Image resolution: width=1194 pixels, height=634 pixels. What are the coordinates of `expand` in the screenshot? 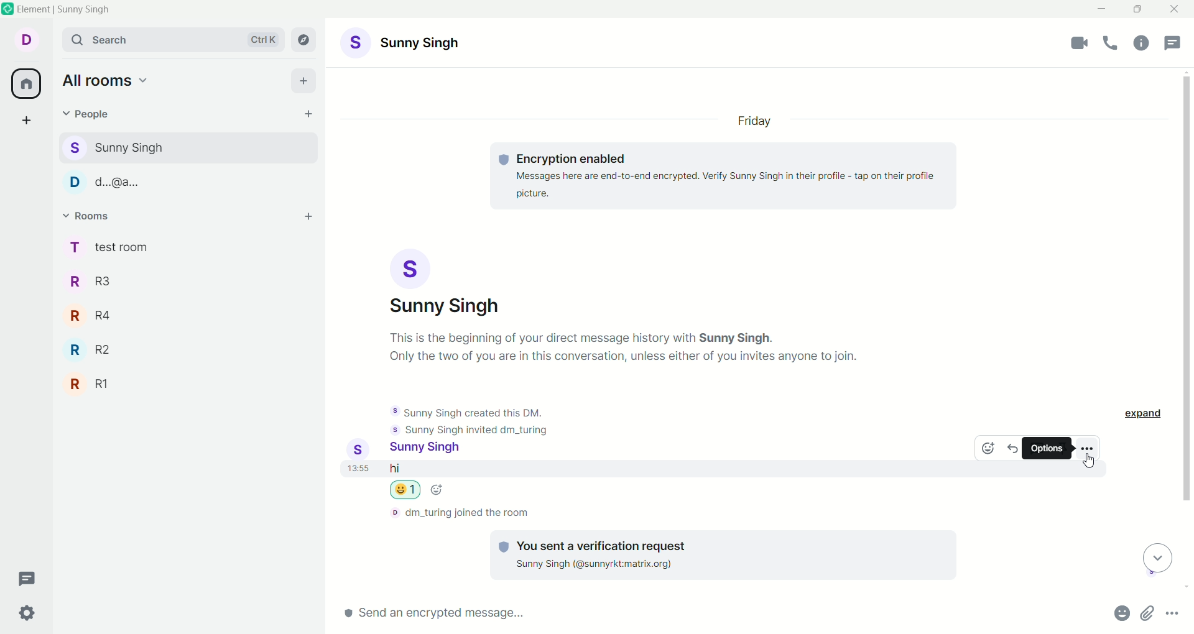 It's located at (1145, 415).